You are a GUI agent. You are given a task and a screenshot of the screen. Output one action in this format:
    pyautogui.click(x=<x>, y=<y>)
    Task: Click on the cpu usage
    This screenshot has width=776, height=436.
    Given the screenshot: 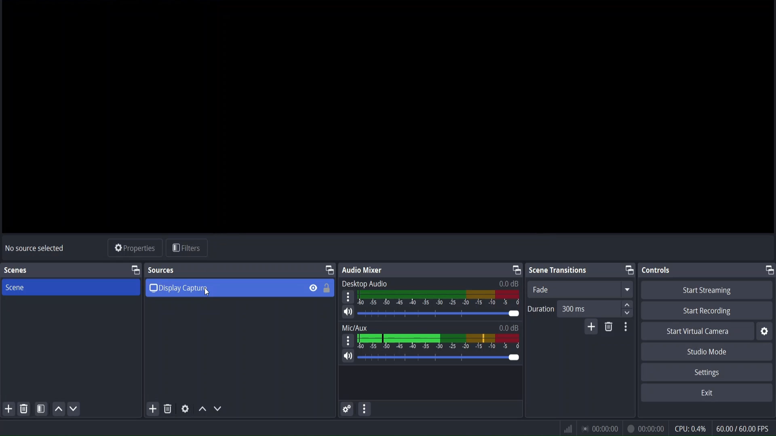 What is the action you would take?
    pyautogui.click(x=690, y=428)
    